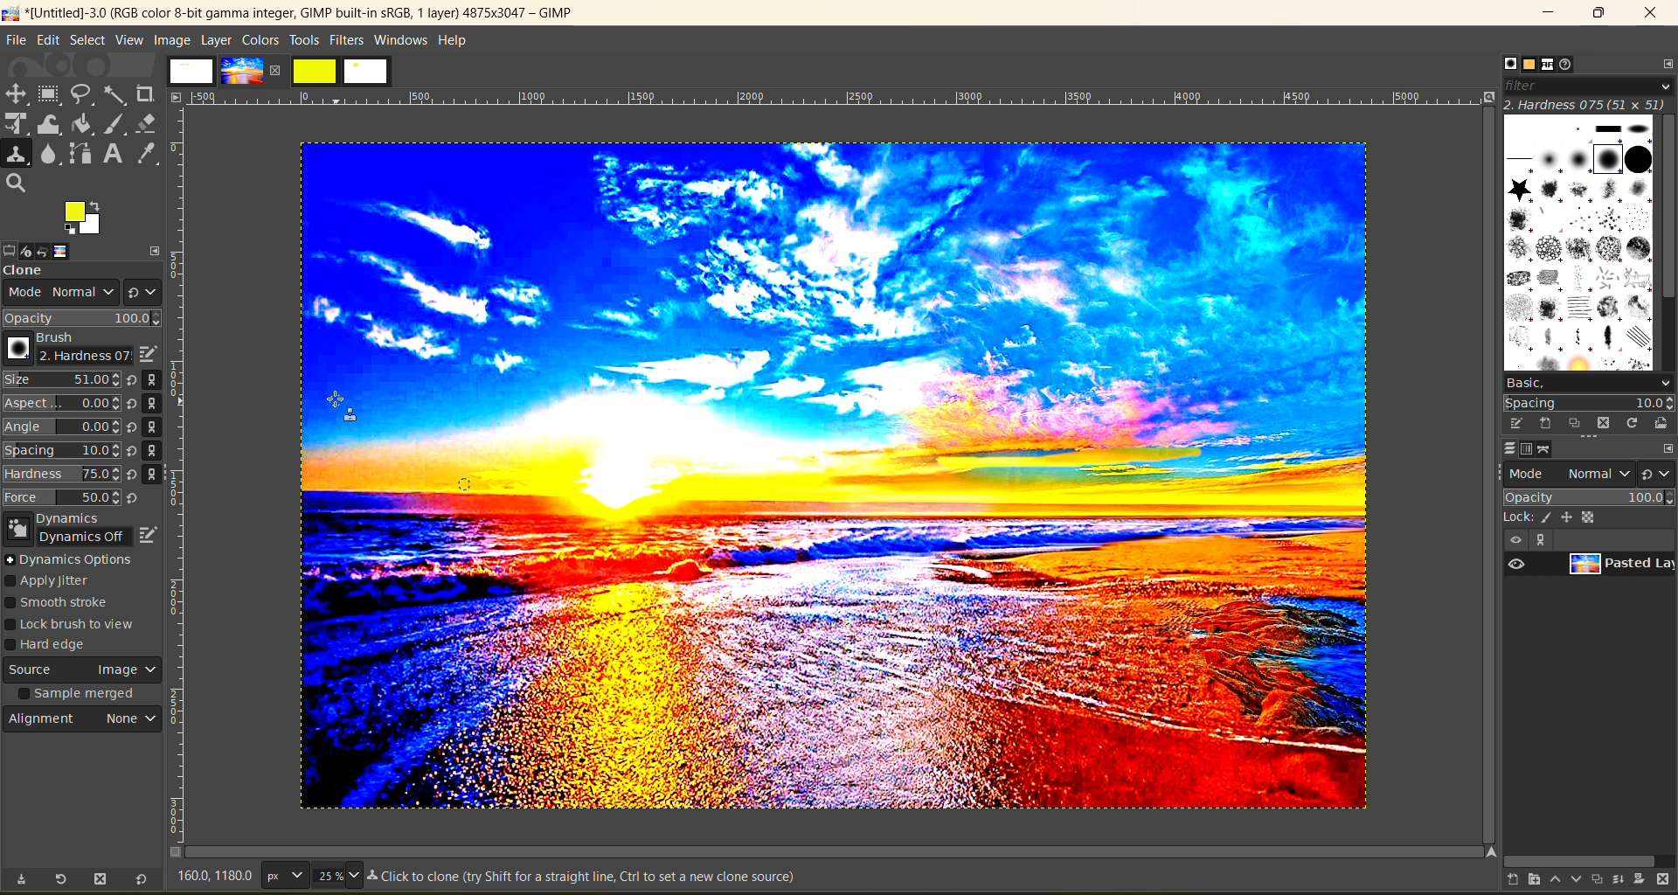  I want to click on layer, so click(216, 39).